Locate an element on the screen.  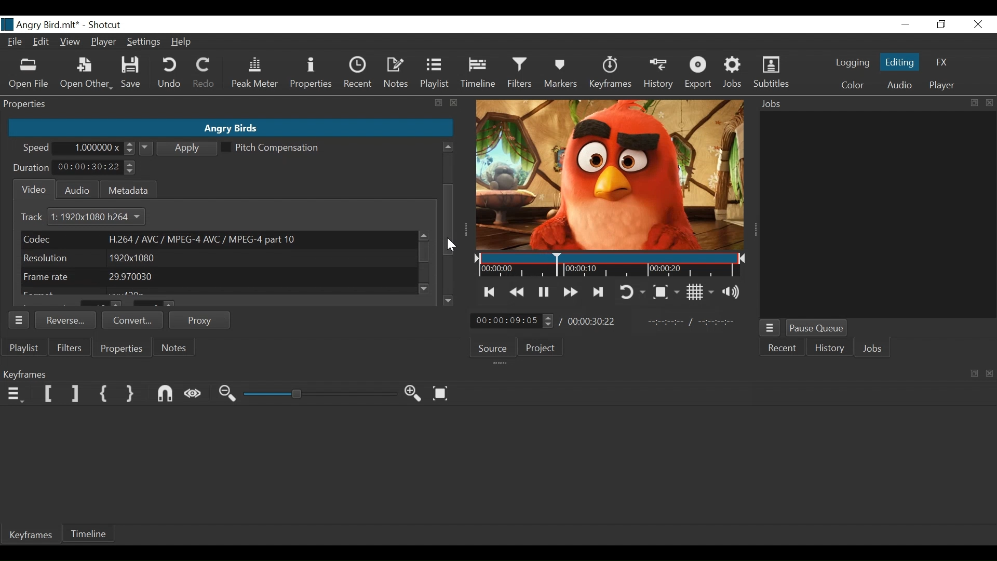
Filters is located at coordinates (68, 348).